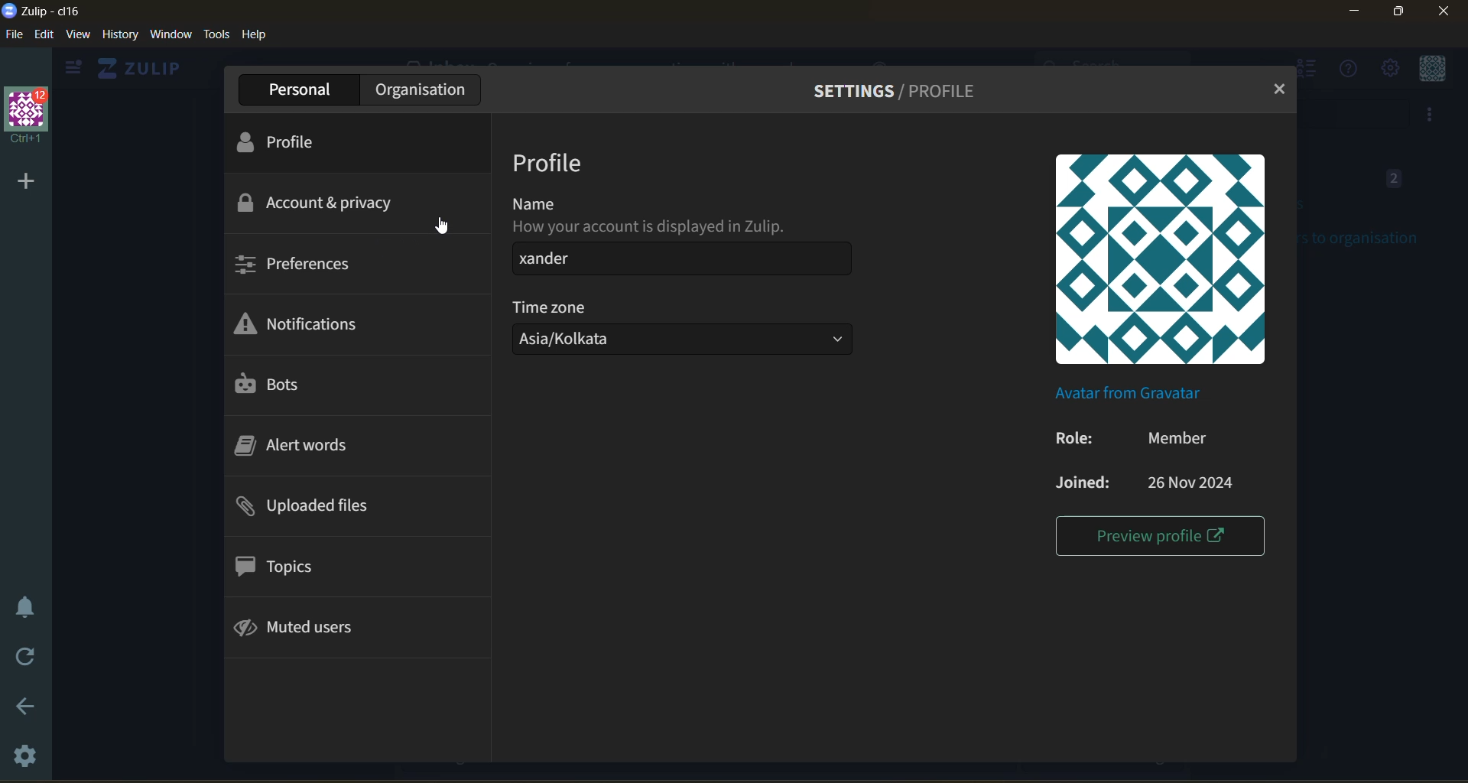 Image resolution: width=1468 pixels, height=783 pixels. Describe the element at coordinates (310, 509) in the screenshot. I see `uploaded files` at that location.